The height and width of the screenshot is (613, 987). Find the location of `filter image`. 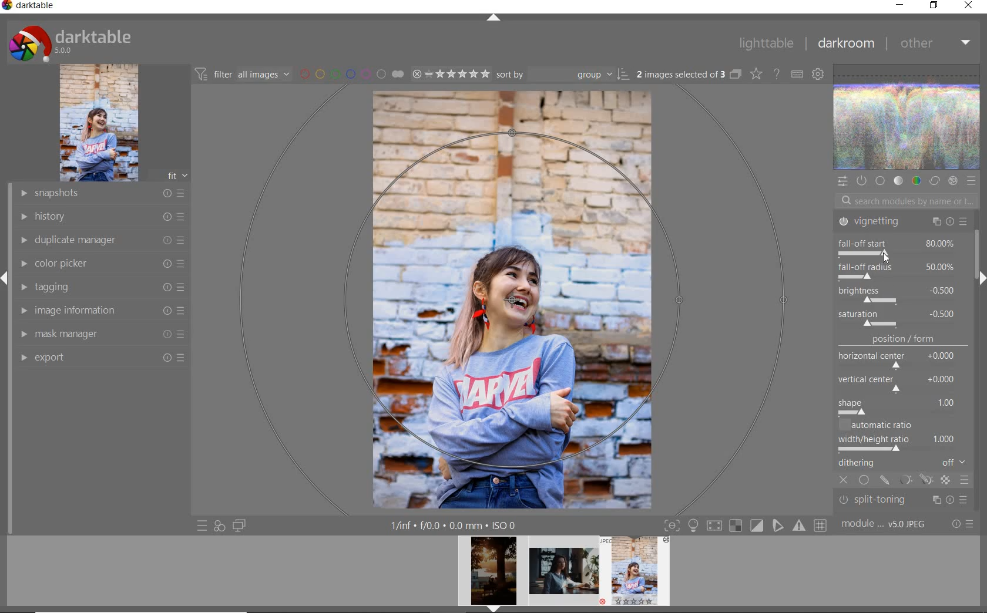

filter image is located at coordinates (242, 73).